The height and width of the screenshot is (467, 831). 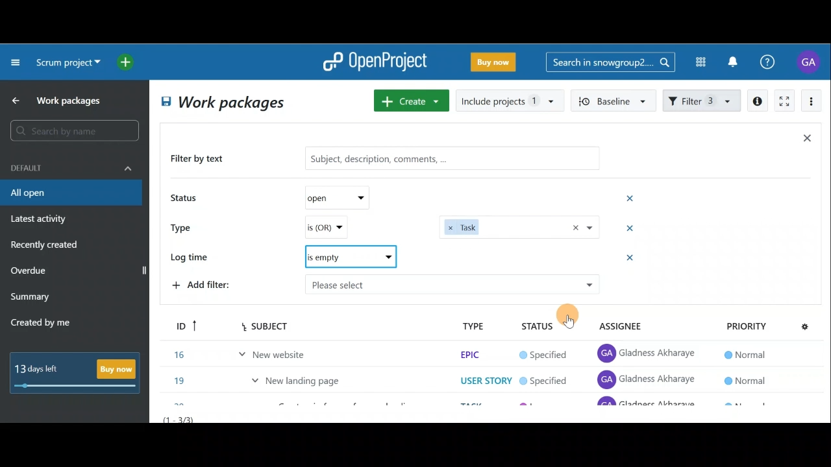 What do you see at coordinates (492, 256) in the screenshot?
I see `` at bounding box center [492, 256].